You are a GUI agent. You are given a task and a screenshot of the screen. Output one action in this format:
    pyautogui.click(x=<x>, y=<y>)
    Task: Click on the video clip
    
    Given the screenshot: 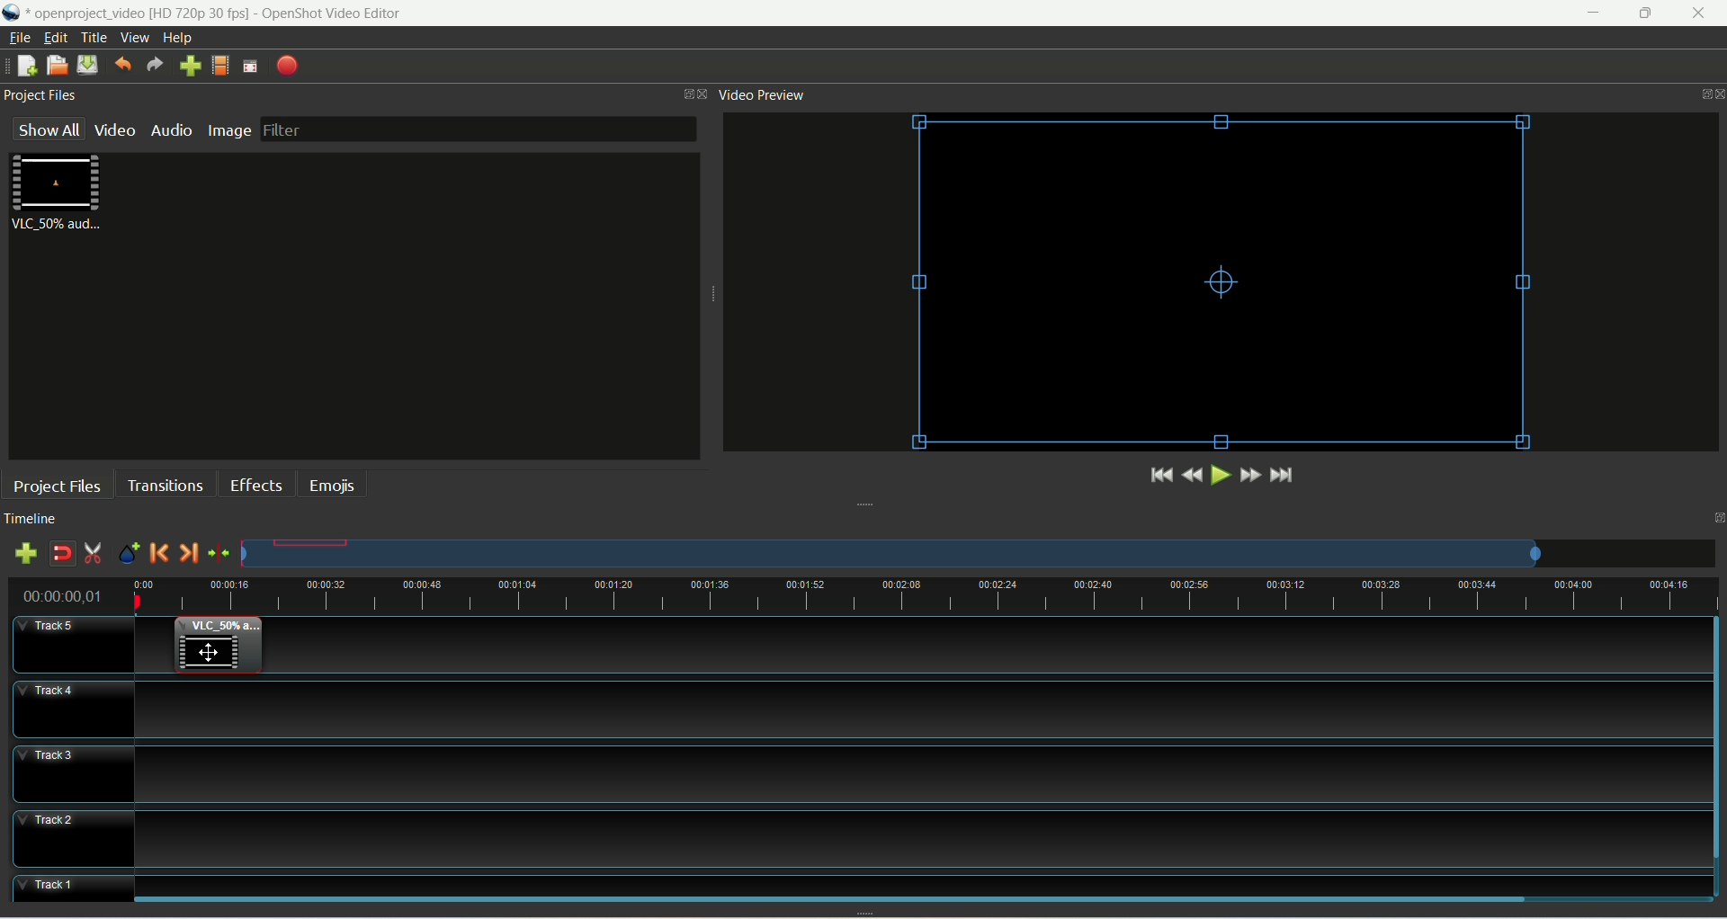 What is the action you would take?
    pyautogui.click(x=60, y=193)
    